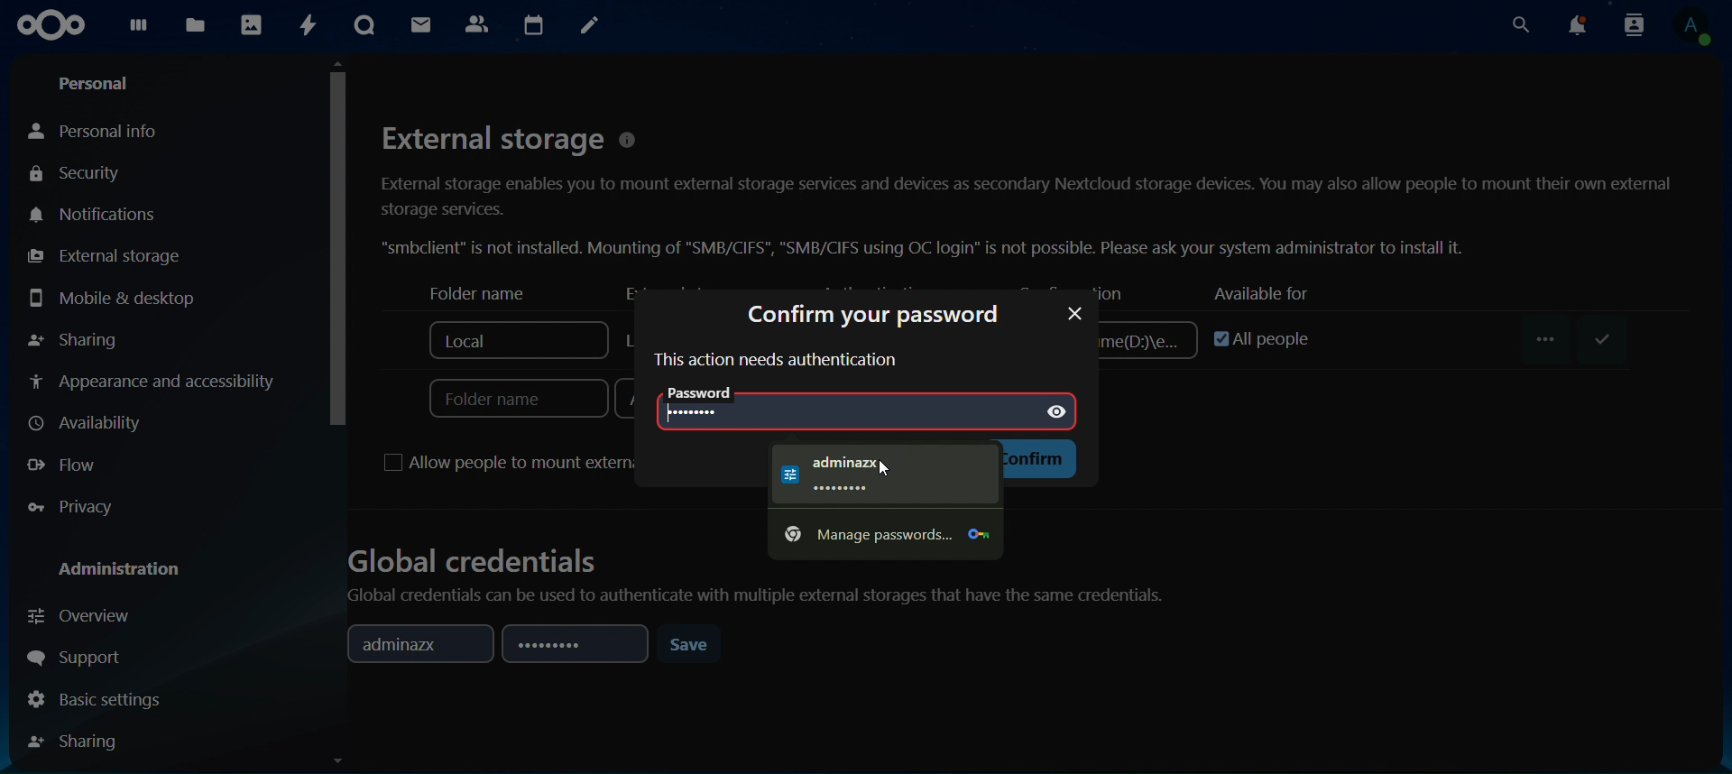  What do you see at coordinates (51, 23) in the screenshot?
I see `icon` at bounding box center [51, 23].